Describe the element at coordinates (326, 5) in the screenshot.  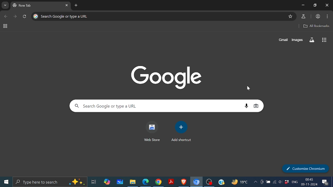
I see `Close window` at that location.